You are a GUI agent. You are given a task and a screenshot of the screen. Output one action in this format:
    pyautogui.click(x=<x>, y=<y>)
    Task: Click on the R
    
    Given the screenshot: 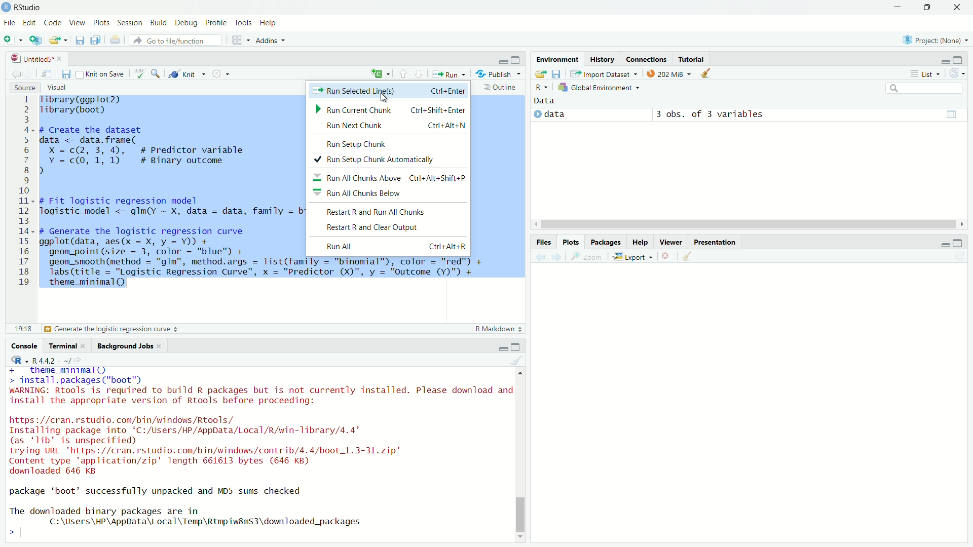 What is the action you would take?
    pyautogui.click(x=20, y=360)
    